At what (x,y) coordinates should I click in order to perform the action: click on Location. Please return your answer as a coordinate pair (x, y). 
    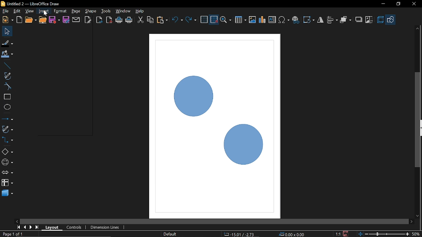
    Looking at the image, I should click on (238, 234).